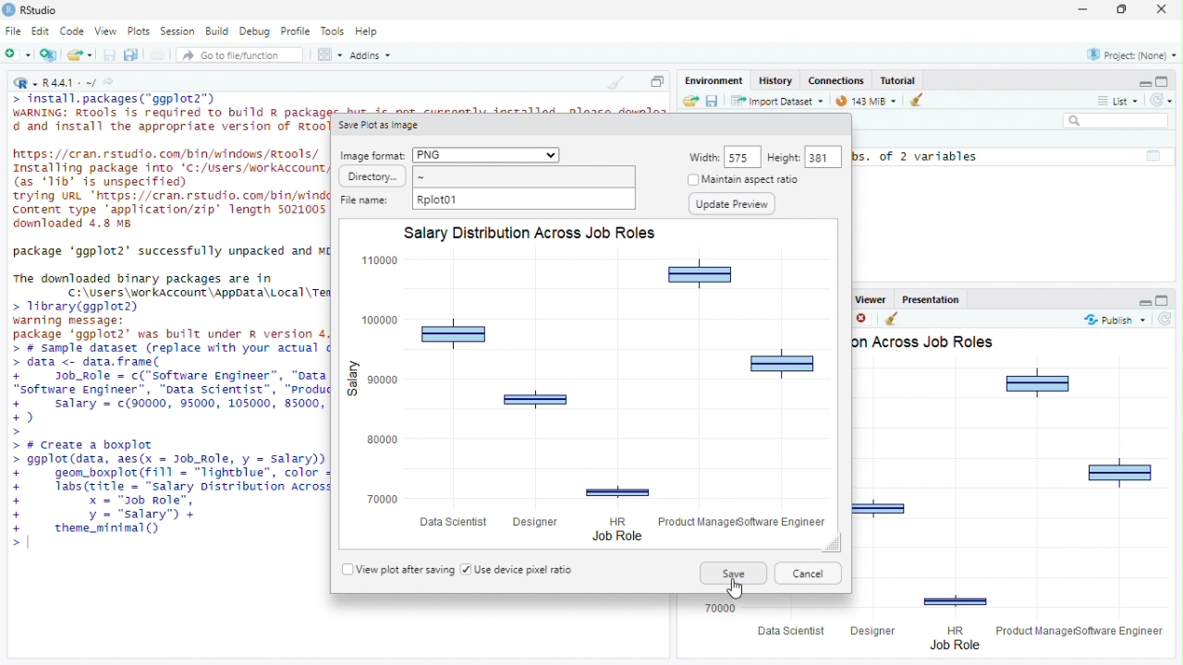 The image size is (1183, 665). I want to click on Update preview, so click(730, 204).